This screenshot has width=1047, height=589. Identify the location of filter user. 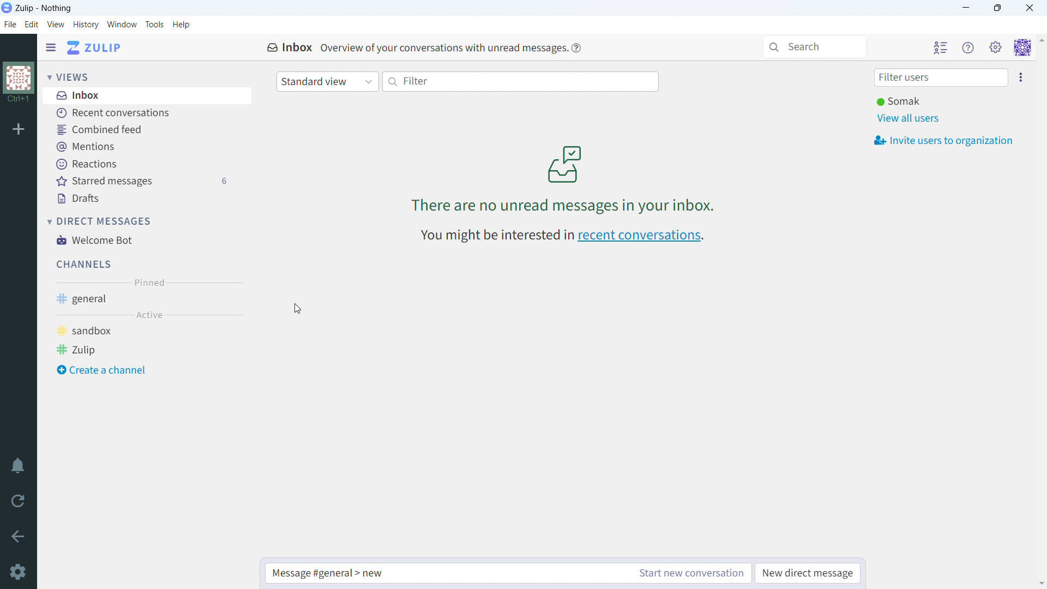
(941, 78).